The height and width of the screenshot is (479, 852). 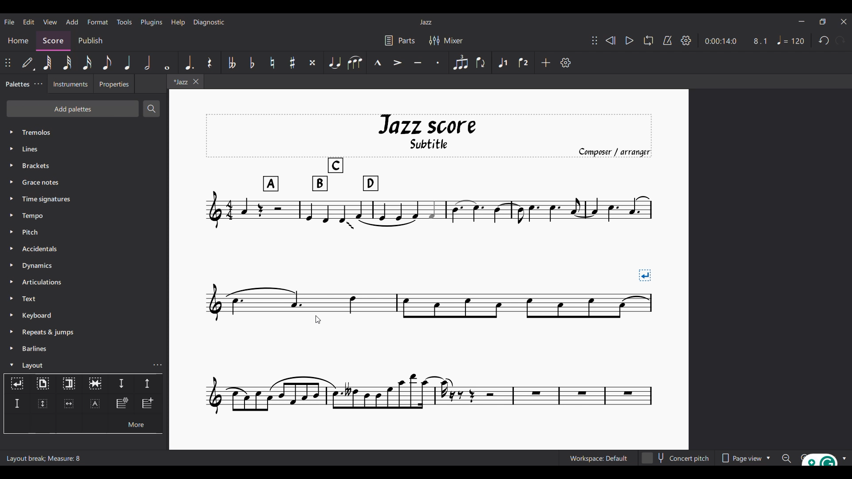 What do you see at coordinates (147, 63) in the screenshot?
I see `Half note` at bounding box center [147, 63].